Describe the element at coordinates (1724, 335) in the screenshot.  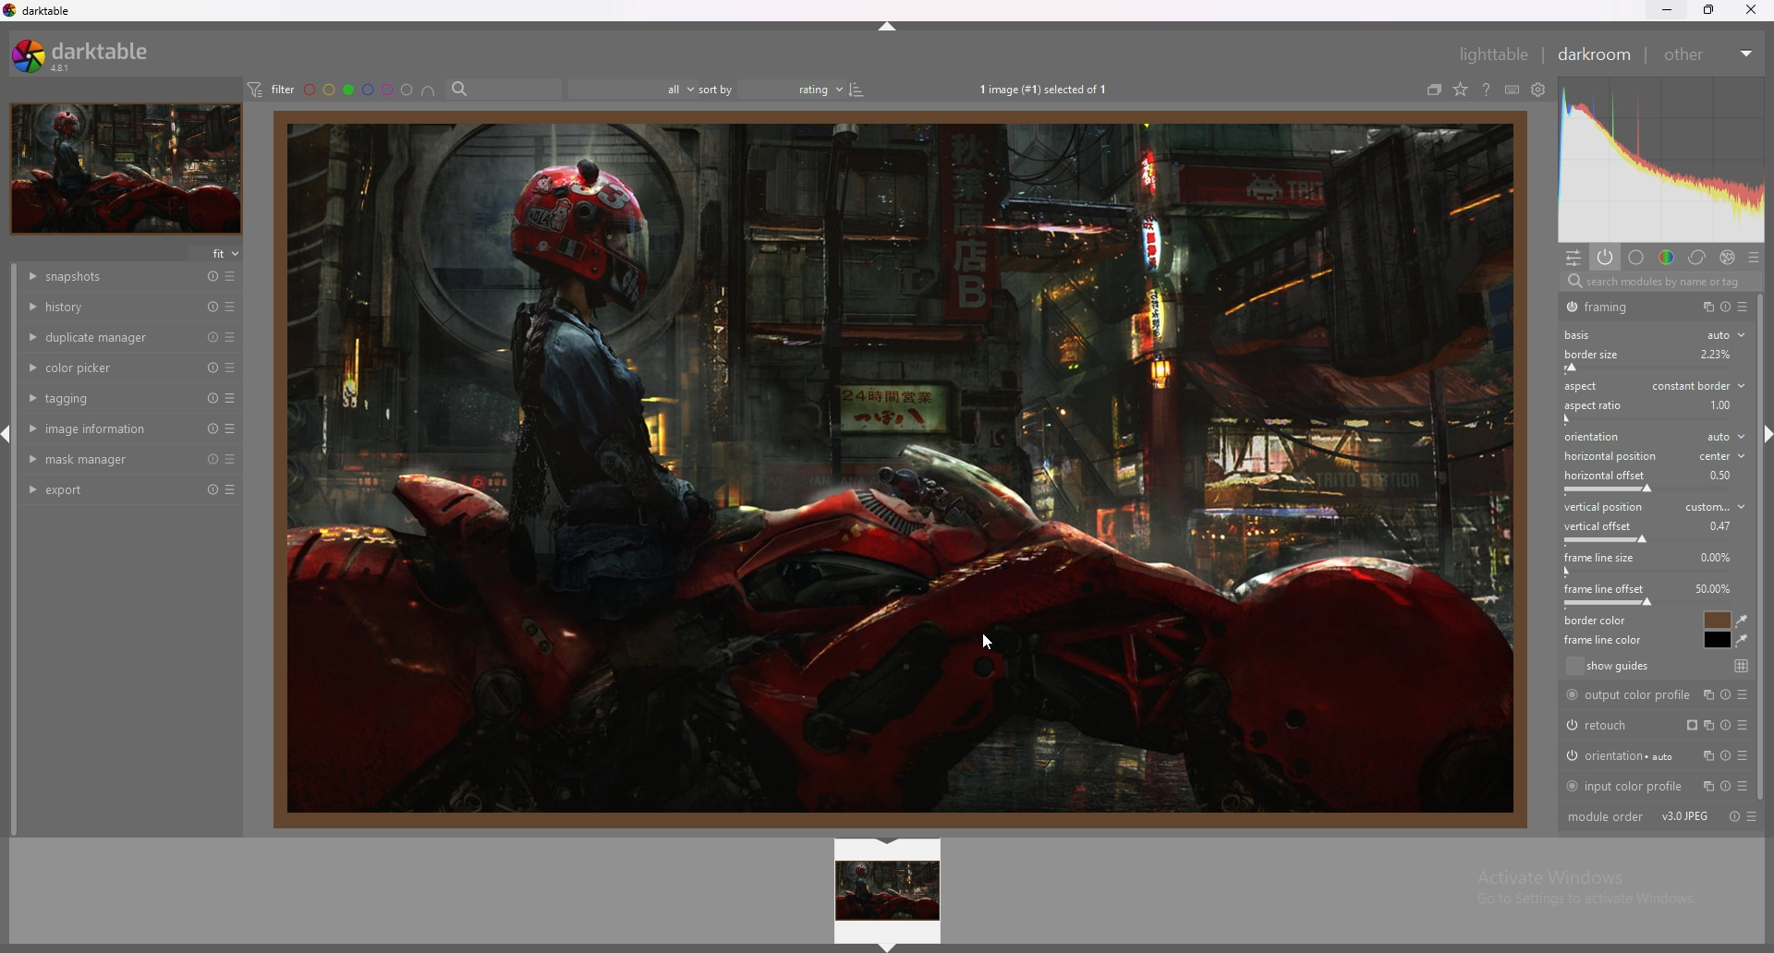
I see `auto` at that location.